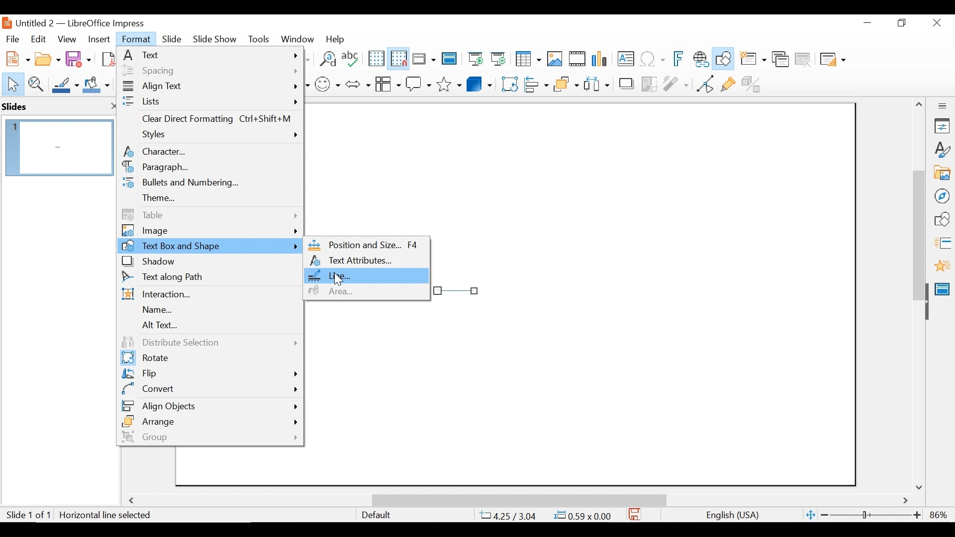  Describe the element at coordinates (943, 106) in the screenshot. I see `Sidebar Settings` at that location.